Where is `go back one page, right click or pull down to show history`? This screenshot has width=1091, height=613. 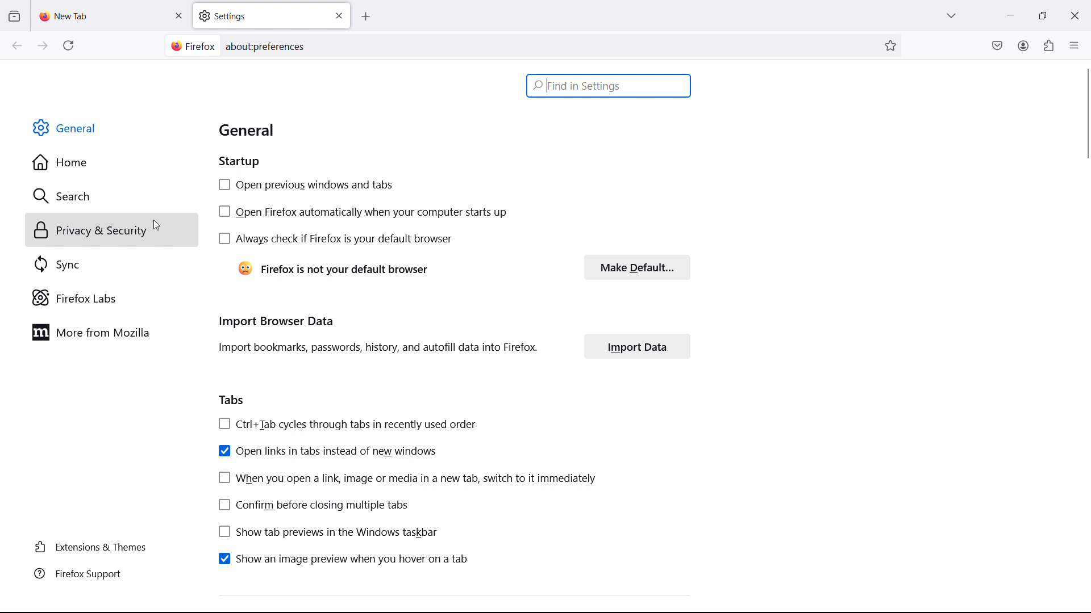 go back one page, right click or pull down to show history is located at coordinates (16, 45).